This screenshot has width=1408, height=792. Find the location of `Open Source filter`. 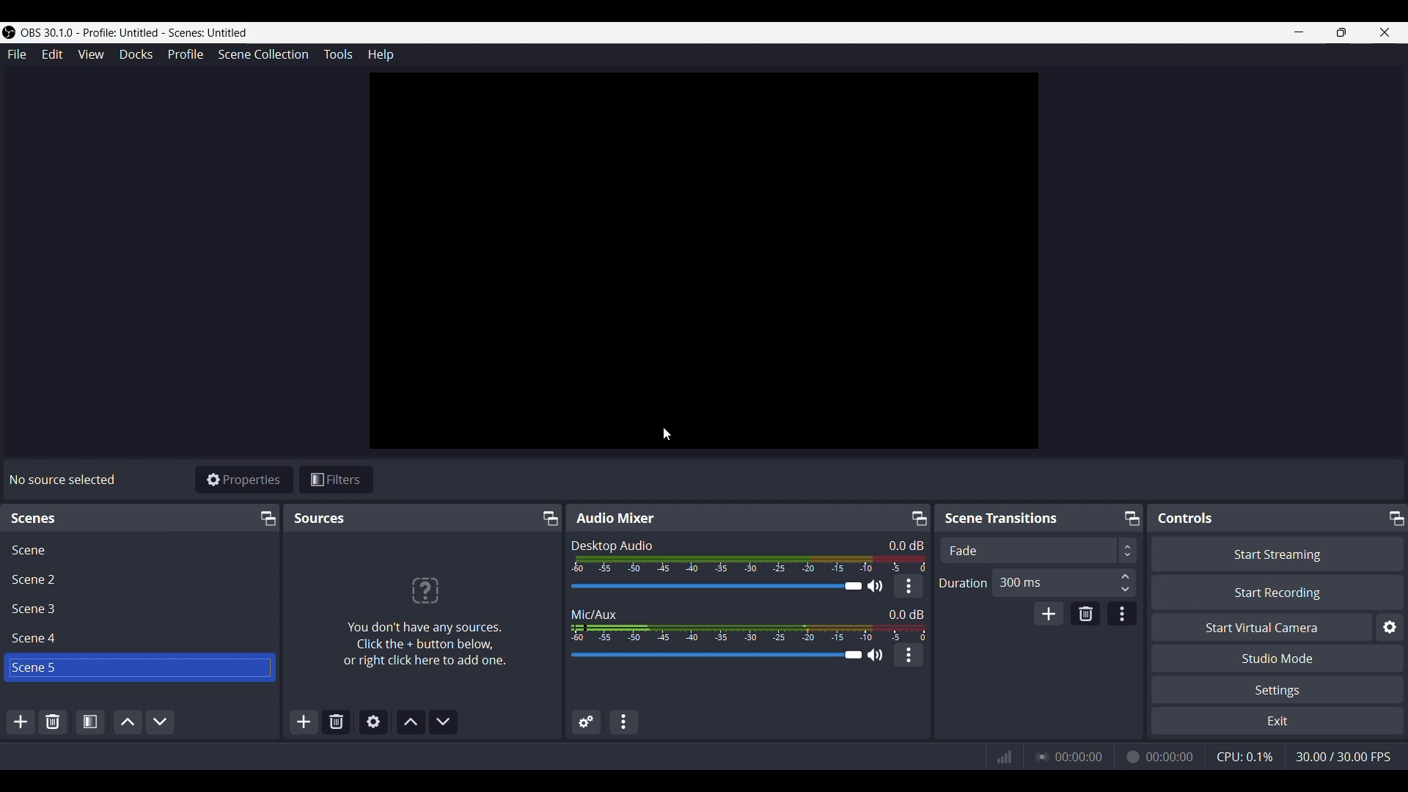

Open Source filter is located at coordinates (90, 721).